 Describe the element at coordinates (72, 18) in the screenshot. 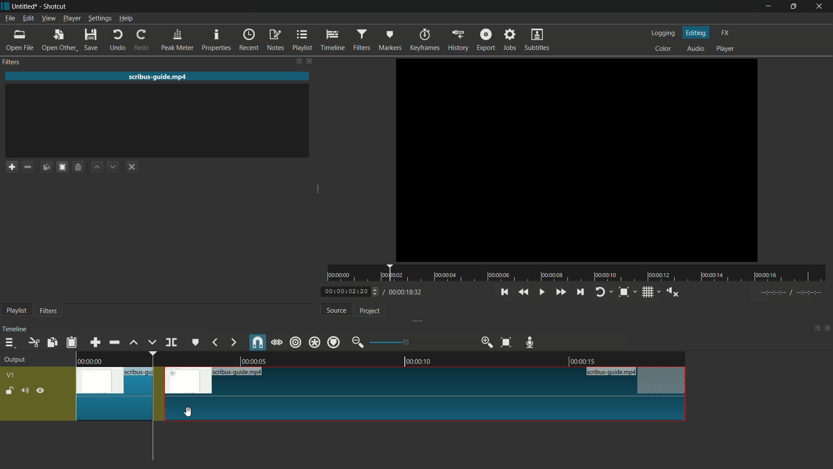

I see `player menu` at that location.